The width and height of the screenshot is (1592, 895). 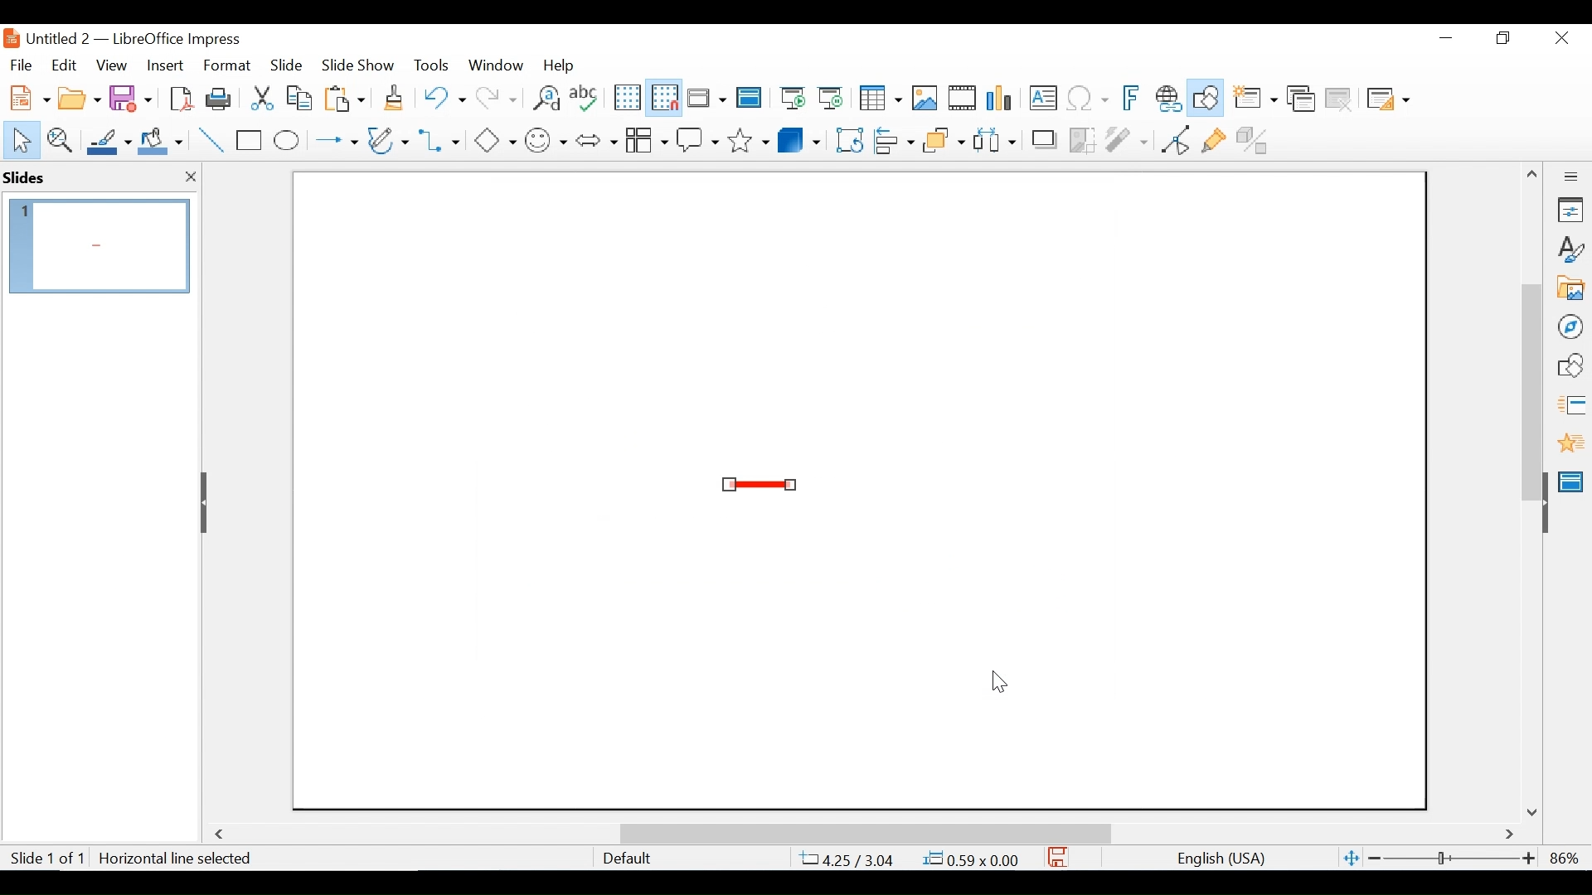 I want to click on Insert Special Characters, so click(x=1088, y=99).